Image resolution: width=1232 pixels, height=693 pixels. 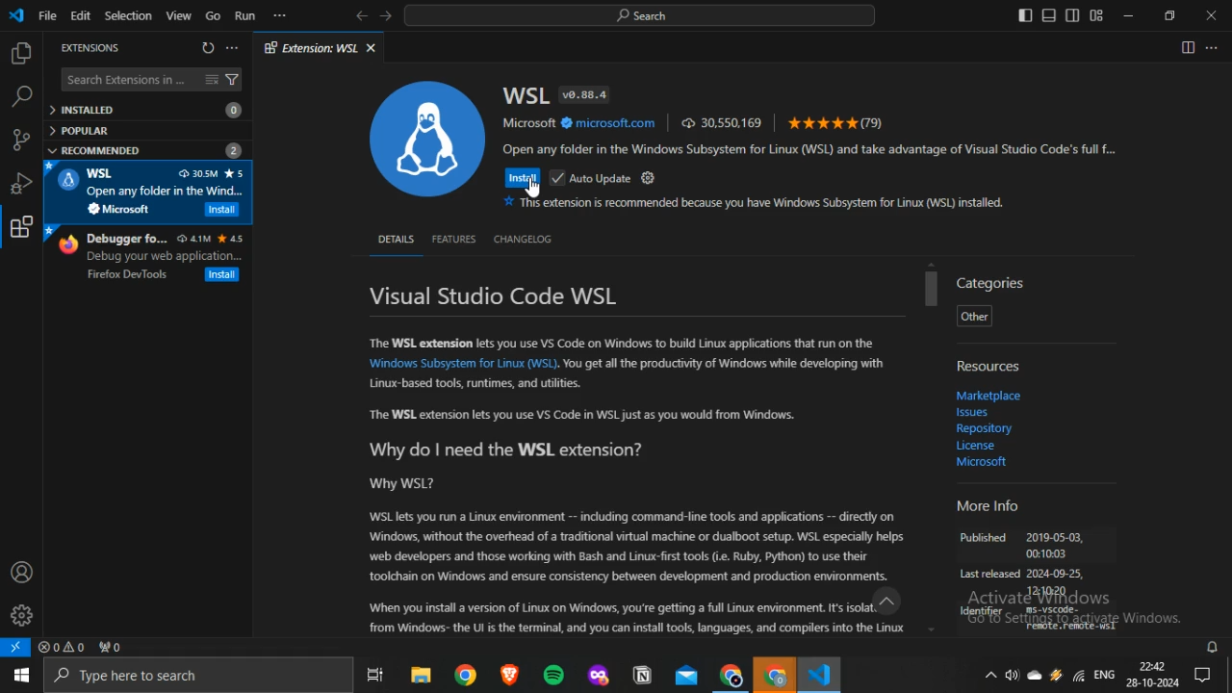 I want to click on run and debug, so click(x=21, y=184).